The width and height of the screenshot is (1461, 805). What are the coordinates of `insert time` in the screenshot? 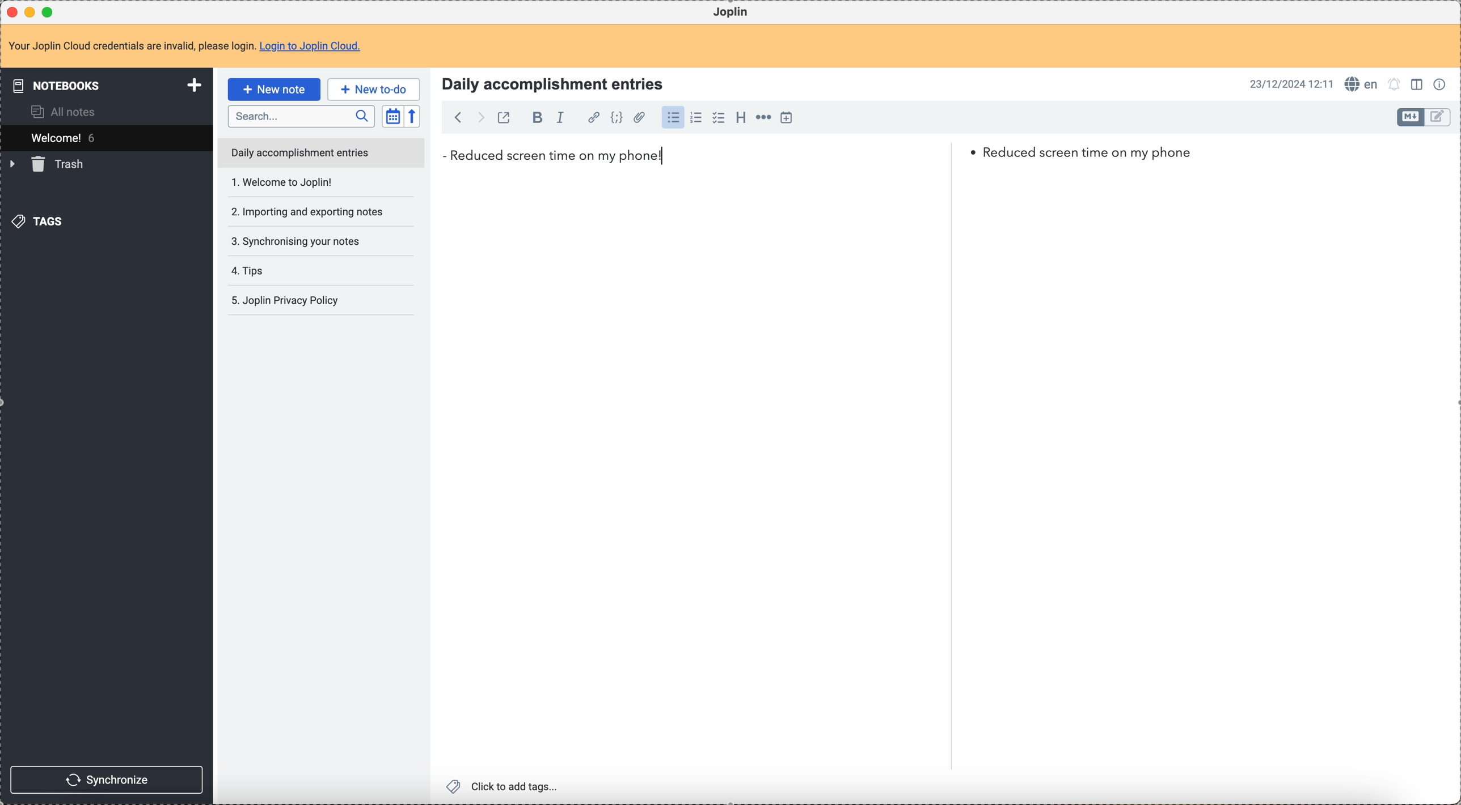 It's located at (786, 118).